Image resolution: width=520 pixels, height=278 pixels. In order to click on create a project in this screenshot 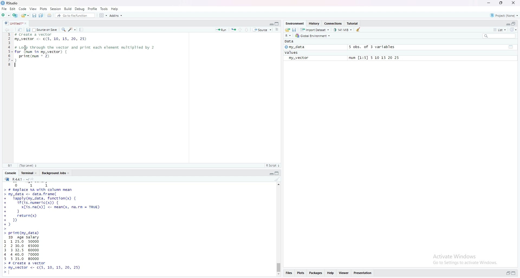, I will do `click(15, 15)`.